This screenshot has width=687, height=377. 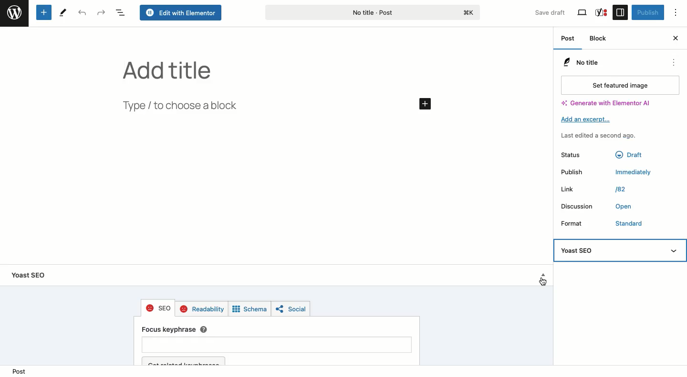 What do you see at coordinates (647, 12) in the screenshot?
I see `Publish` at bounding box center [647, 12].